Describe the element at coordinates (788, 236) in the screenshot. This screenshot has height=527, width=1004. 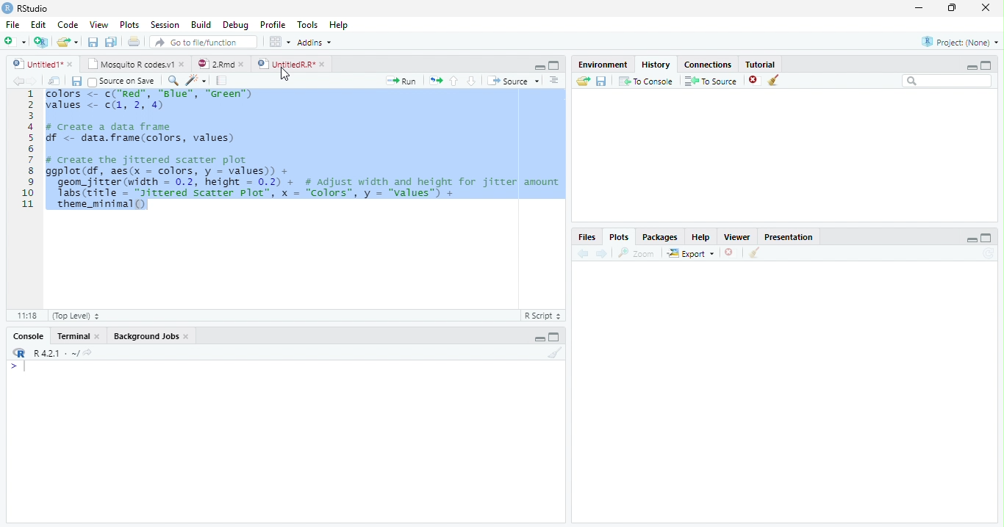
I see `Presentation` at that location.